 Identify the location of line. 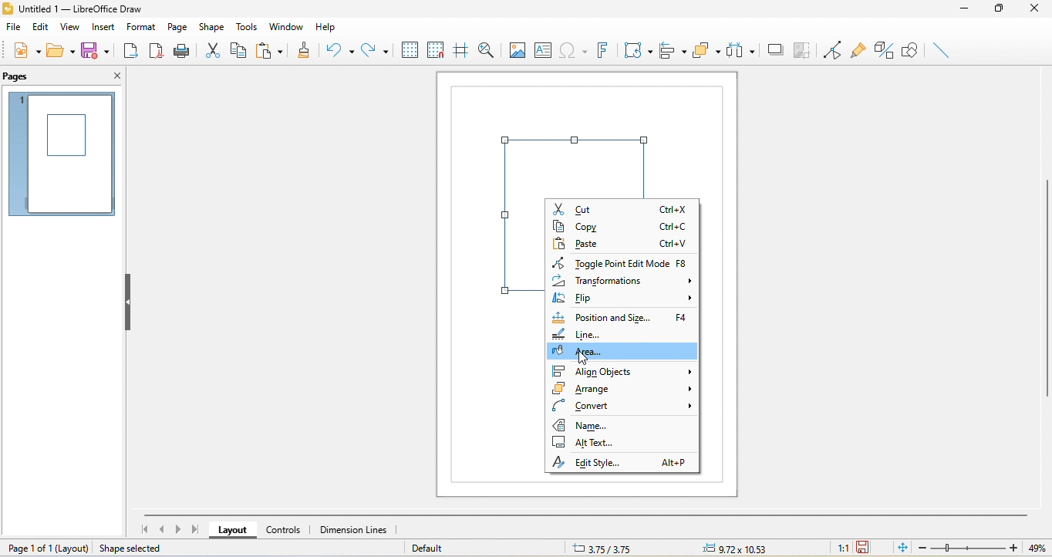
(585, 334).